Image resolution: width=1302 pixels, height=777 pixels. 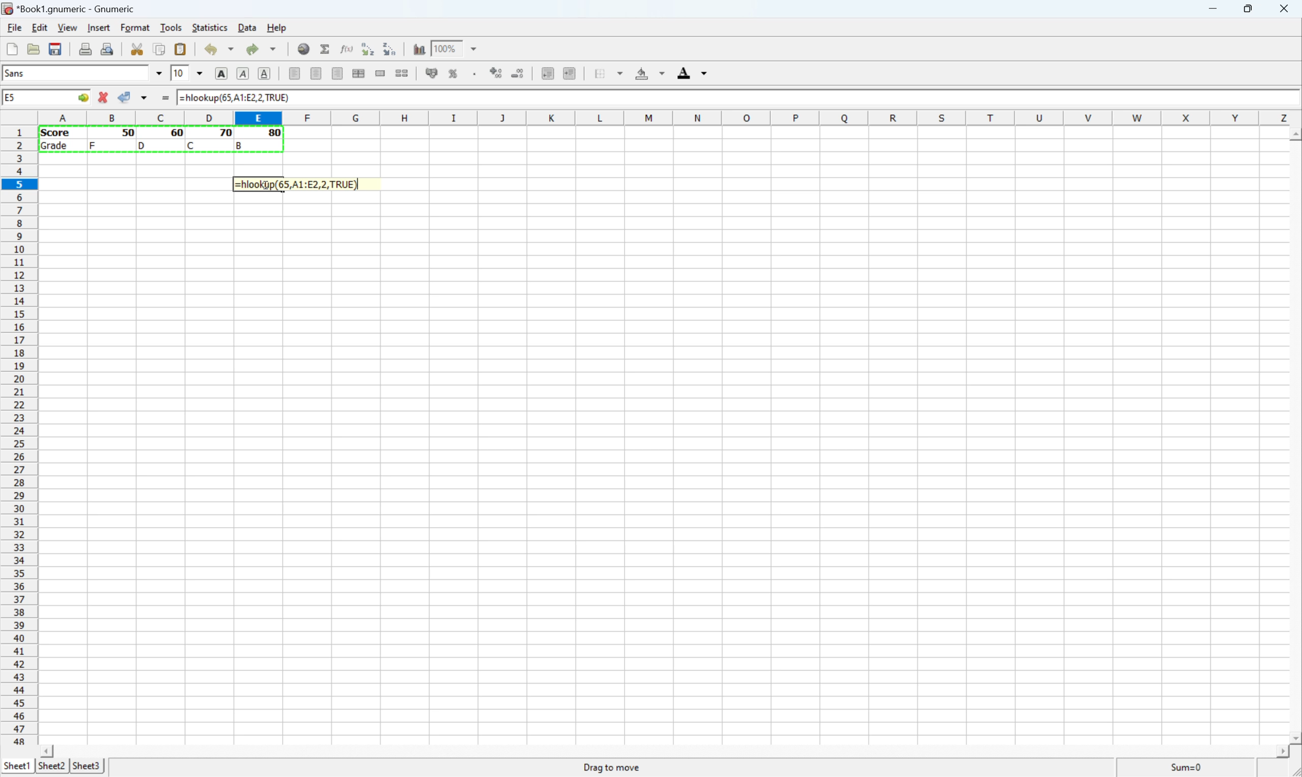 I want to click on Format, so click(x=135, y=26).